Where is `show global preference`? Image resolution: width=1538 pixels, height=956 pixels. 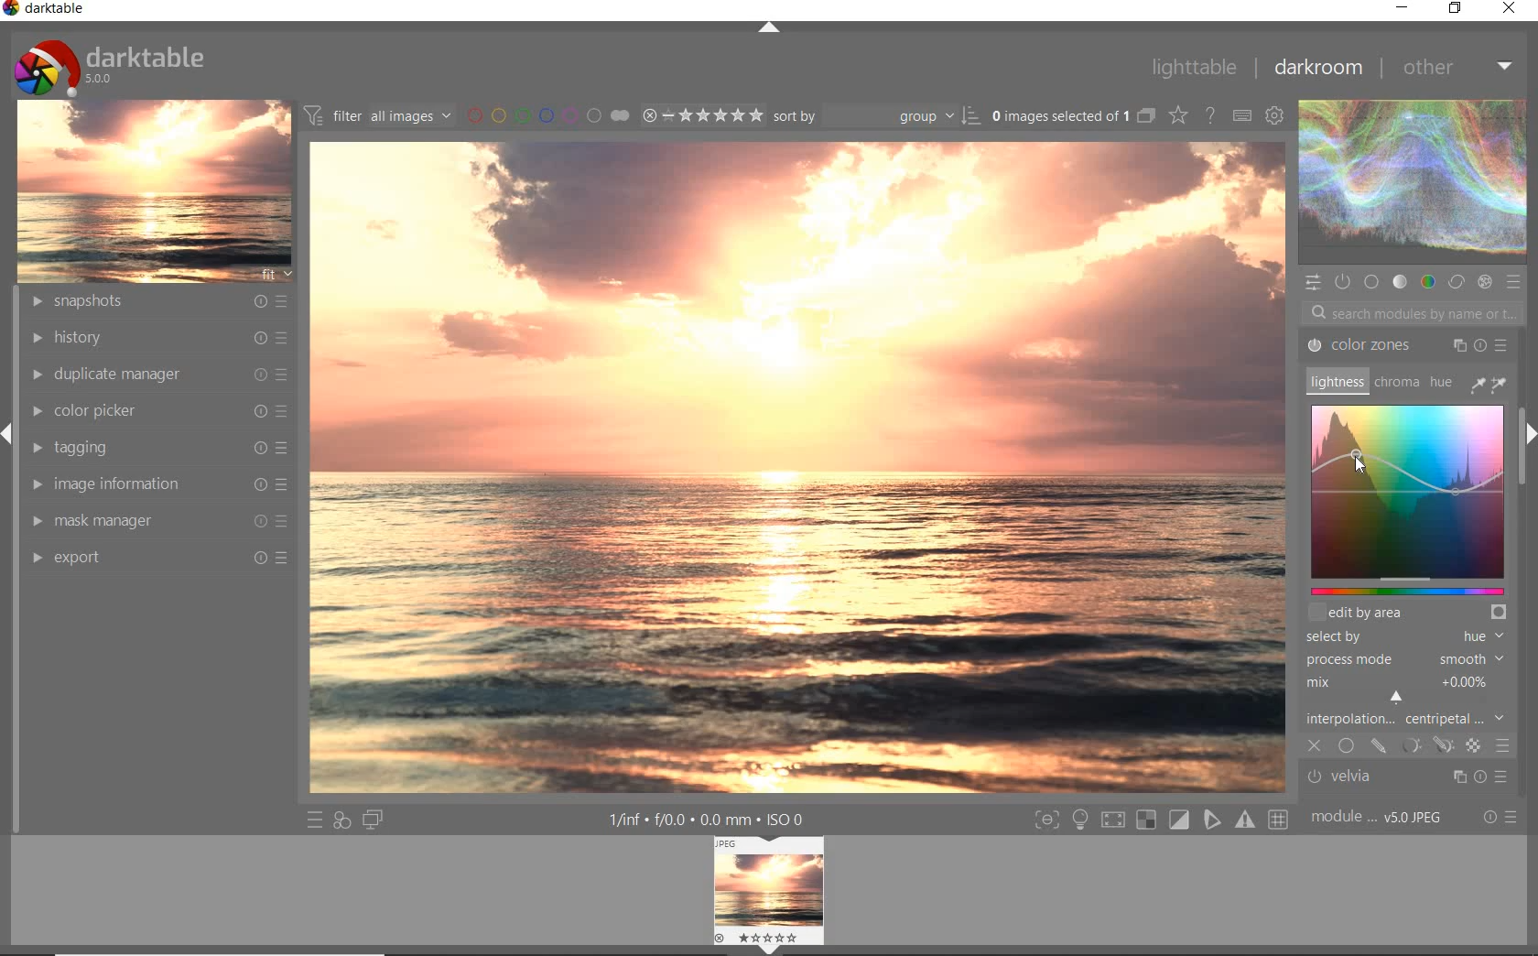 show global preference is located at coordinates (1276, 114).